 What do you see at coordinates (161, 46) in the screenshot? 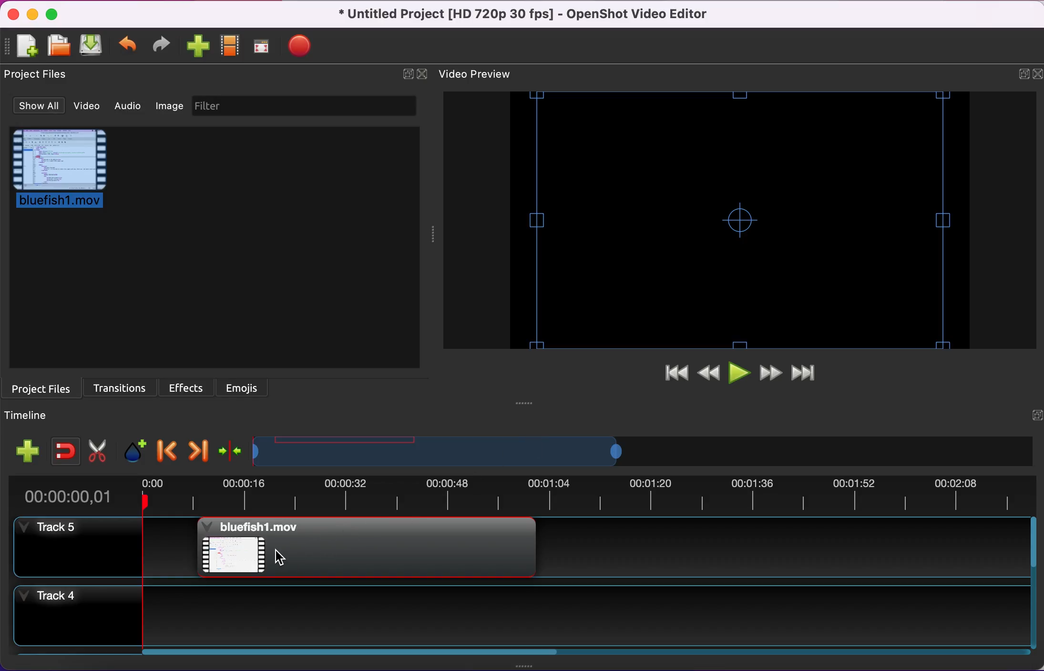
I see `redo` at bounding box center [161, 46].